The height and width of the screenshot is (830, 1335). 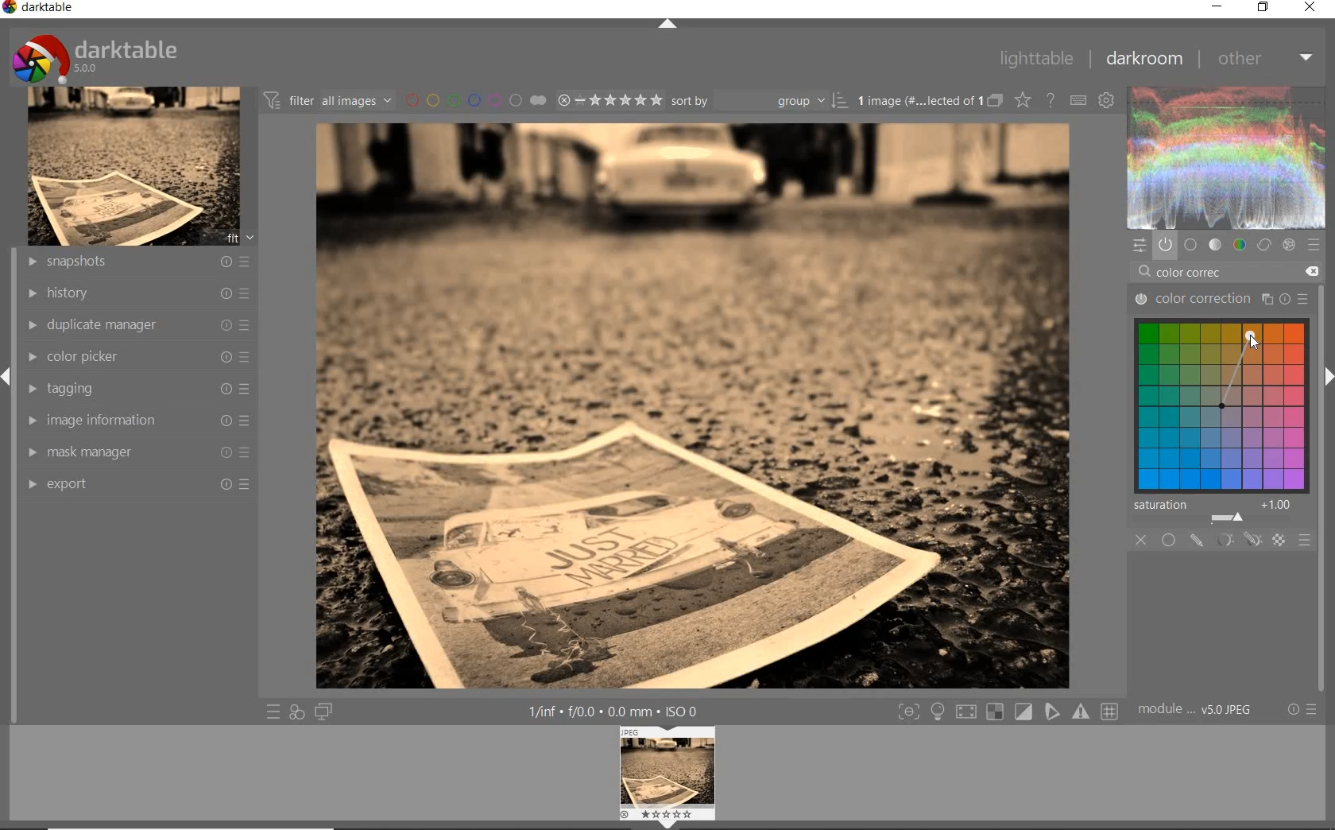 I want to click on sort, so click(x=760, y=100).